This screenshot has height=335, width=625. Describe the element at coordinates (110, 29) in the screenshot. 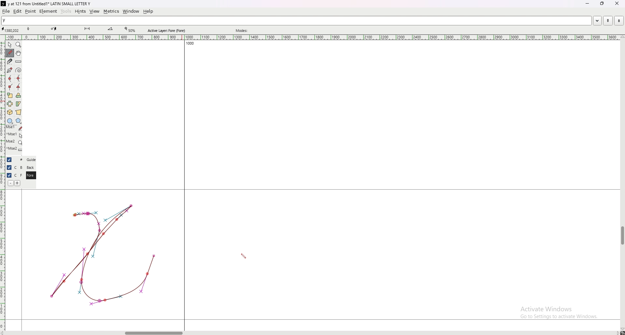

I see `measurement tool` at that location.